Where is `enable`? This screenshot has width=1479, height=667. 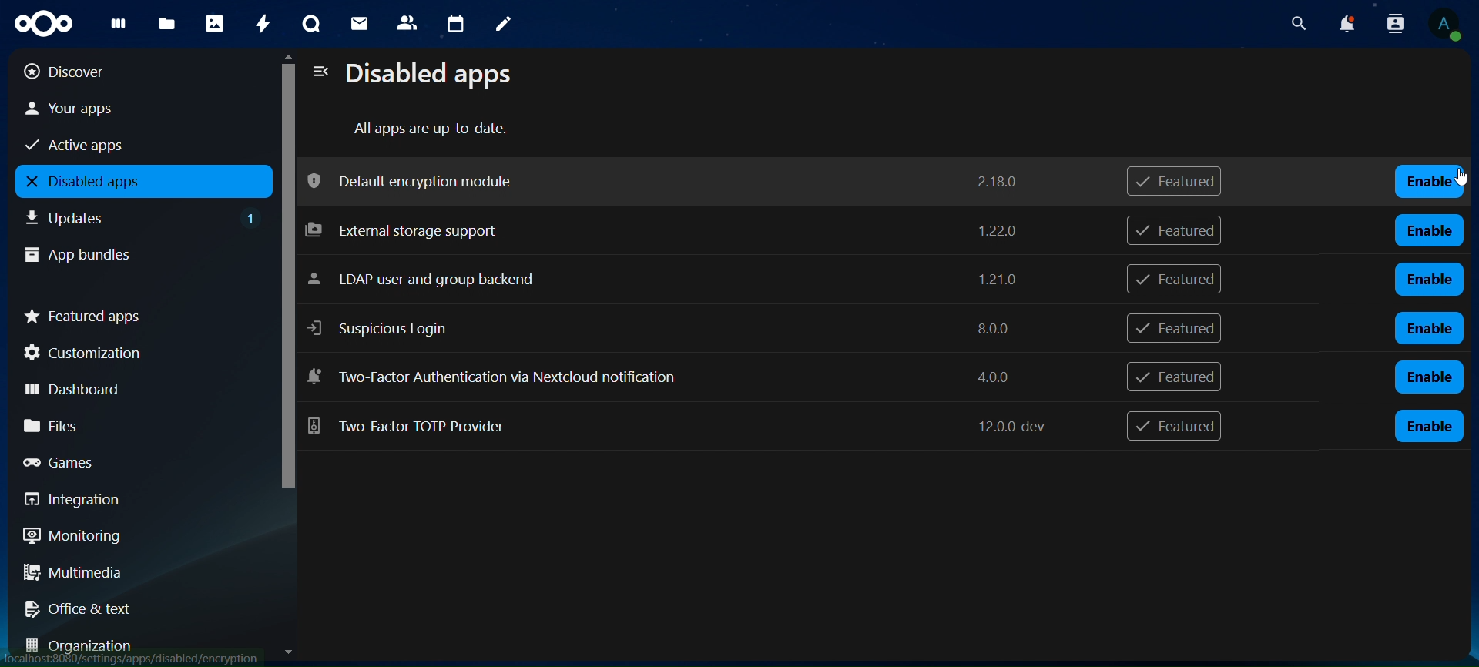 enable is located at coordinates (1429, 377).